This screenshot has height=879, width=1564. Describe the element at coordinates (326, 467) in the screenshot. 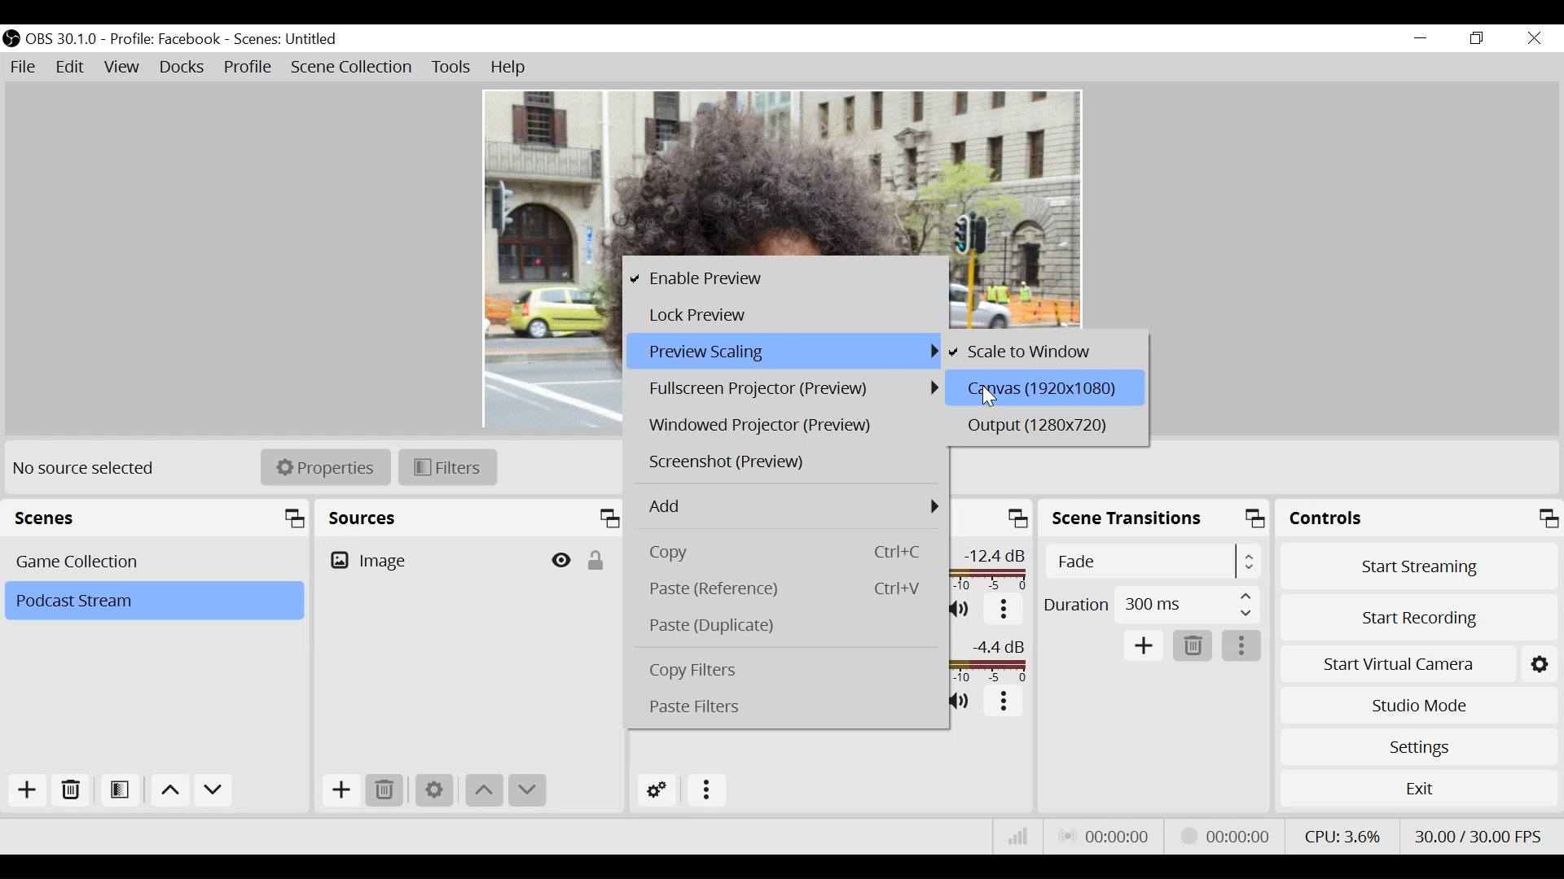

I see `Properties` at that location.